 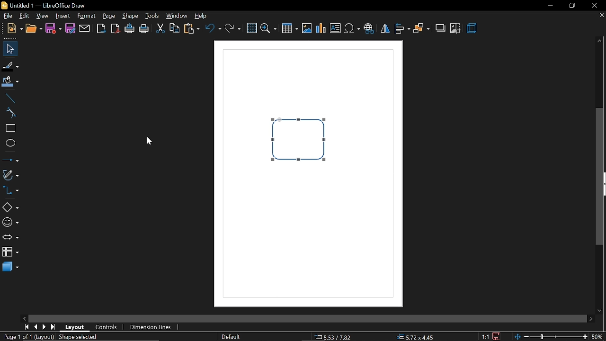 What do you see at coordinates (109, 328) in the screenshot?
I see `controls` at bounding box center [109, 328].